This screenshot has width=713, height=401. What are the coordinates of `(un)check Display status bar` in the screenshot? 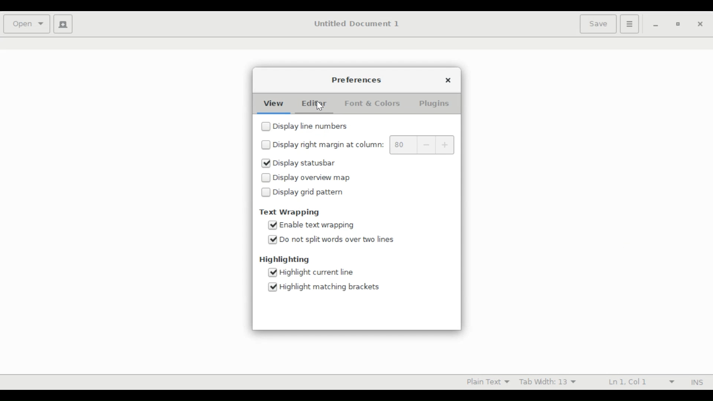 It's located at (310, 163).